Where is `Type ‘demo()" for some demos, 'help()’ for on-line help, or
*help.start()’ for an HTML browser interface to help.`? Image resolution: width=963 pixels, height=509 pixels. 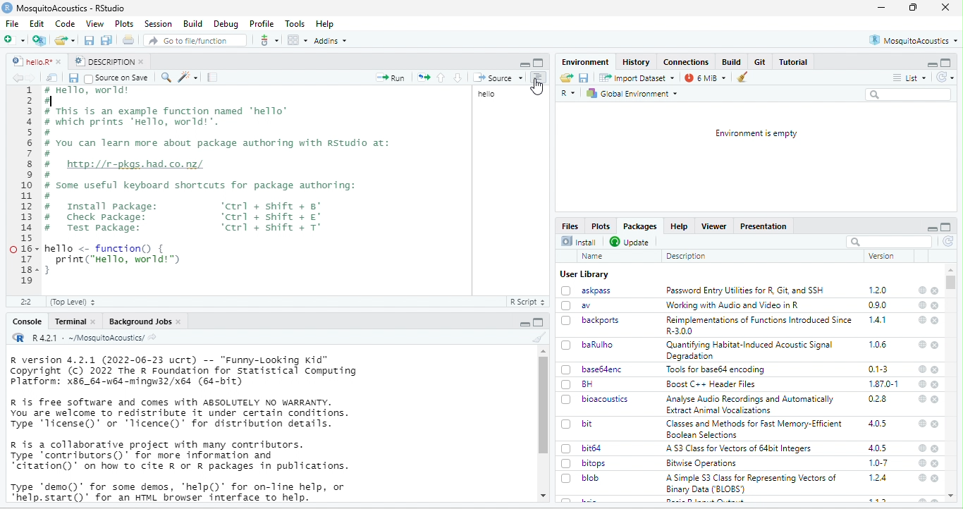
Type ‘demo()" for some demos, 'help()’ for on-line help, or
*help.start()’ for an HTML browser interface to help. is located at coordinates (180, 491).